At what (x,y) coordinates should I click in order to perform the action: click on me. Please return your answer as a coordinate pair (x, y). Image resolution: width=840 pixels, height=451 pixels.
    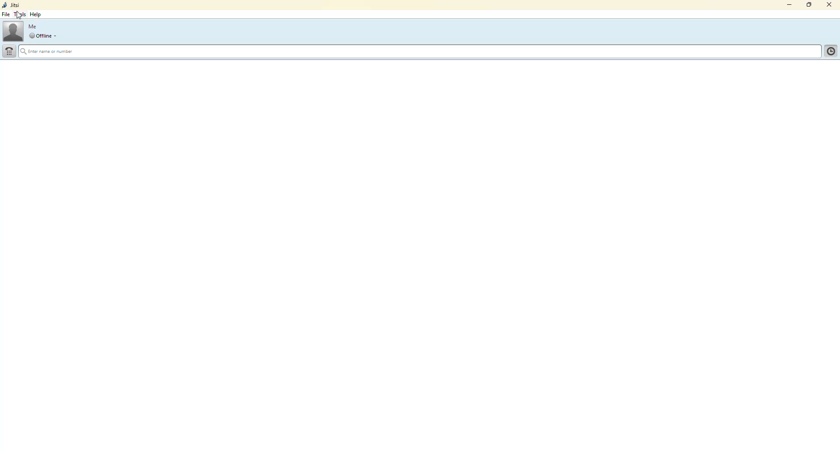
    Looking at the image, I should click on (33, 26).